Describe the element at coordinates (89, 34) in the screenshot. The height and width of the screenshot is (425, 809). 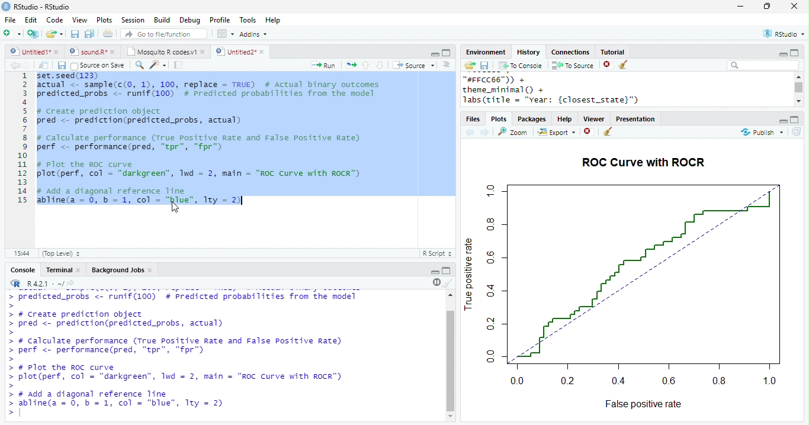
I see `save all` at that location.